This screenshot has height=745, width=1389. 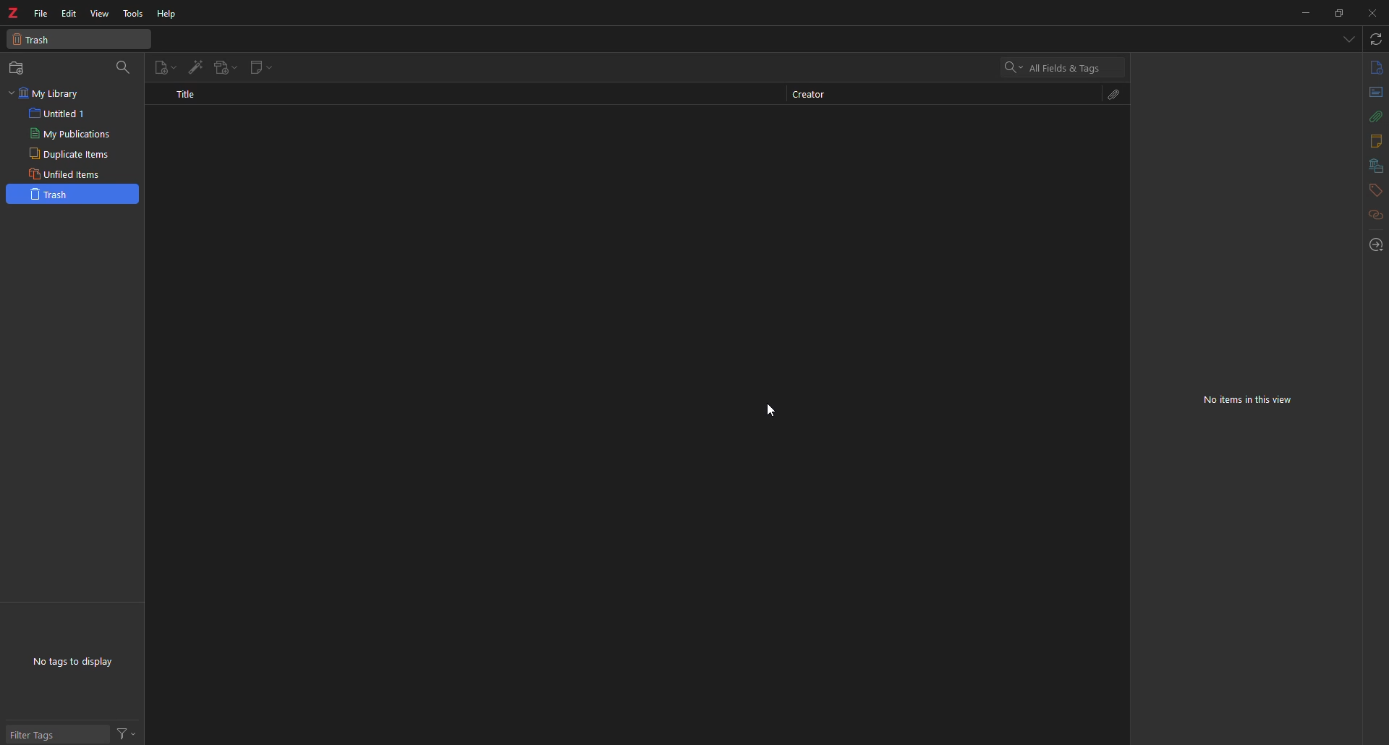 I want to click on , so click(x=1375, y=118).